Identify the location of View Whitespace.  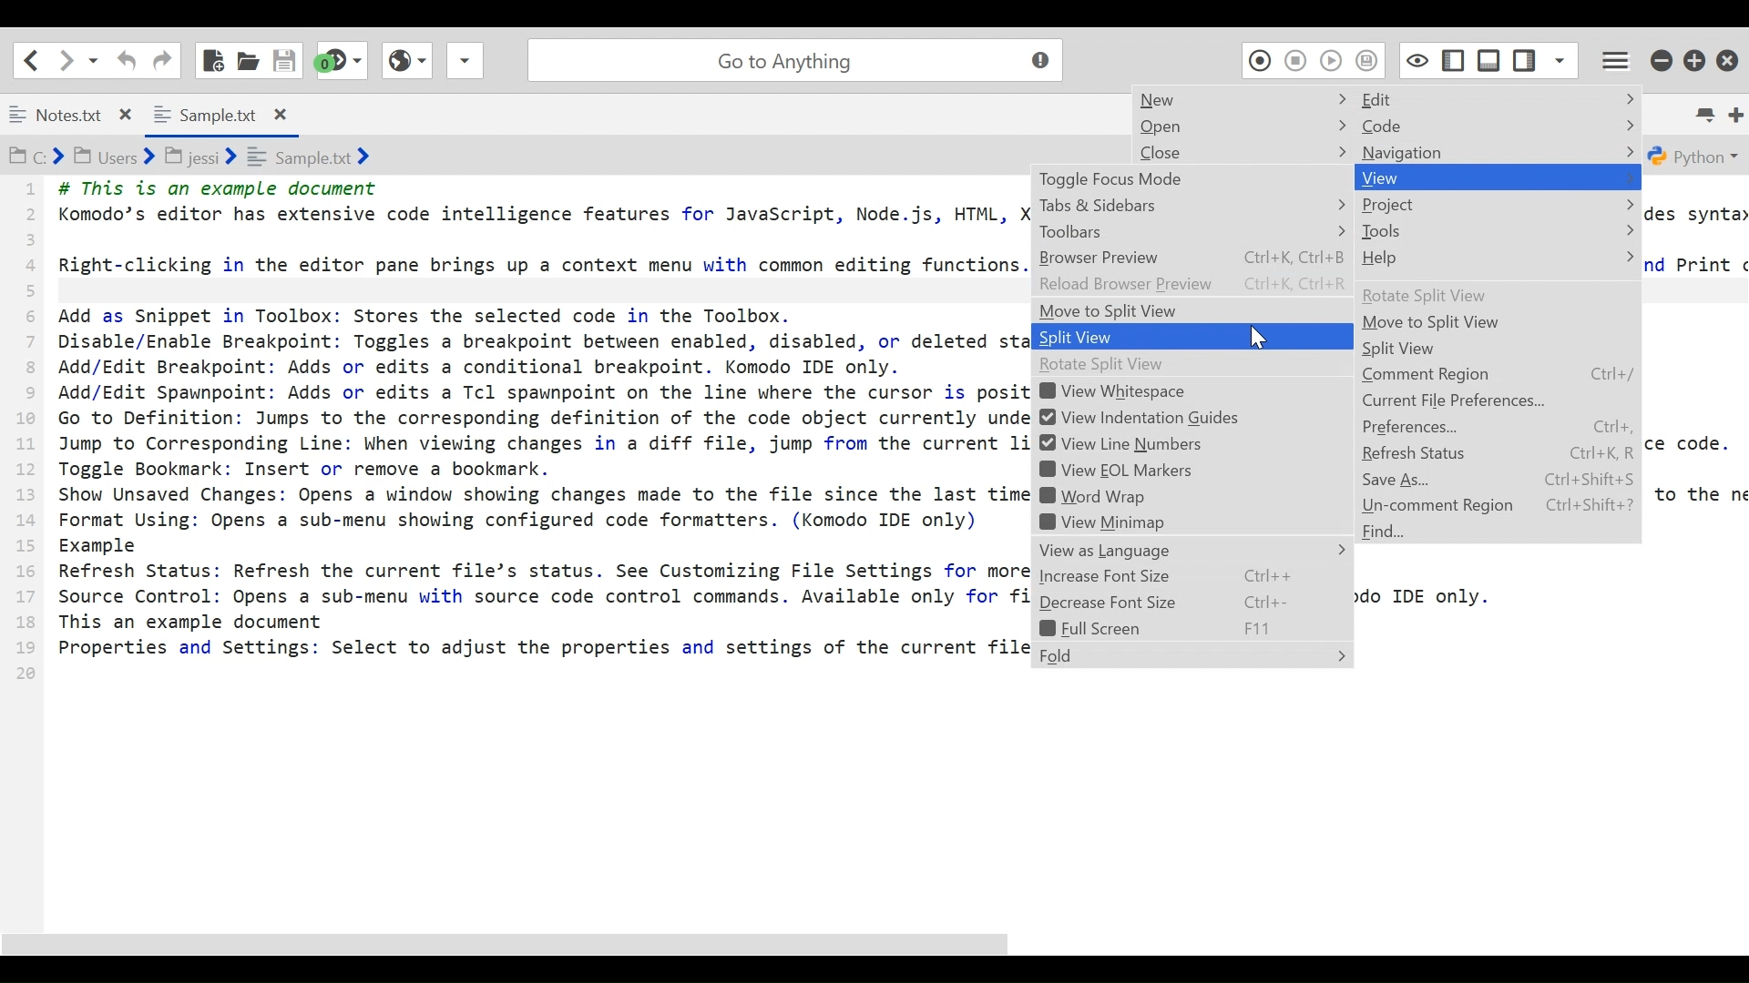
(1190, 391).